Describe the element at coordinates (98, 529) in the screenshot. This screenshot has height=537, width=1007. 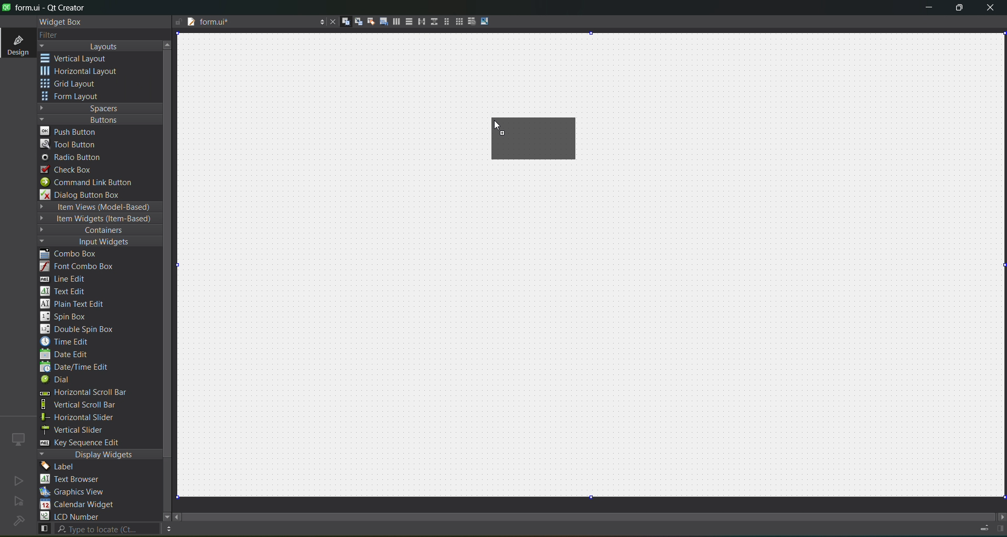
I see `search` at that location.